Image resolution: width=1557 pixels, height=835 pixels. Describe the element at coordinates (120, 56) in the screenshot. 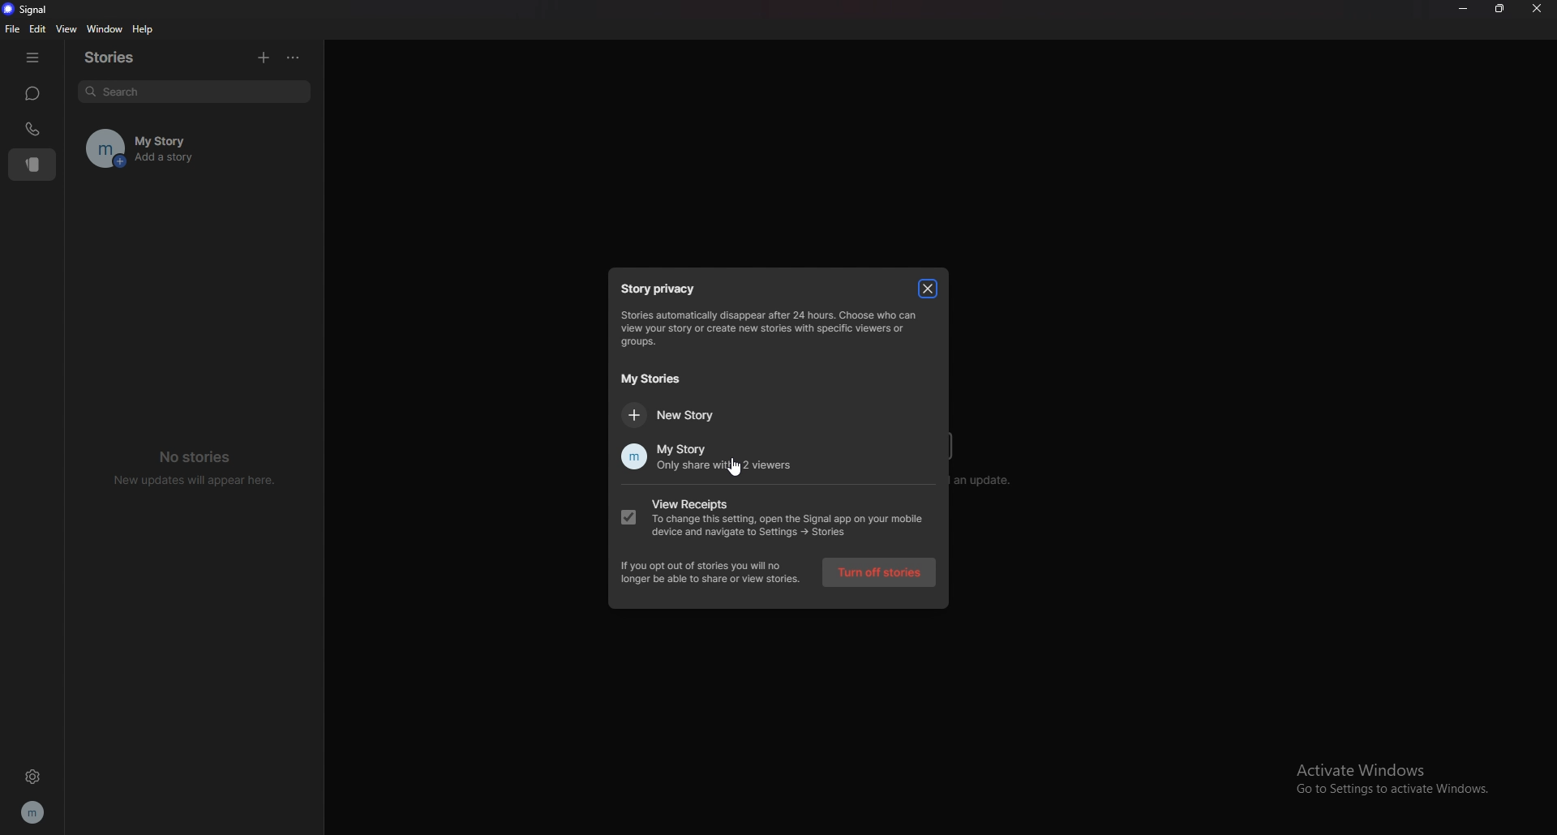

I see `stories` at that location.